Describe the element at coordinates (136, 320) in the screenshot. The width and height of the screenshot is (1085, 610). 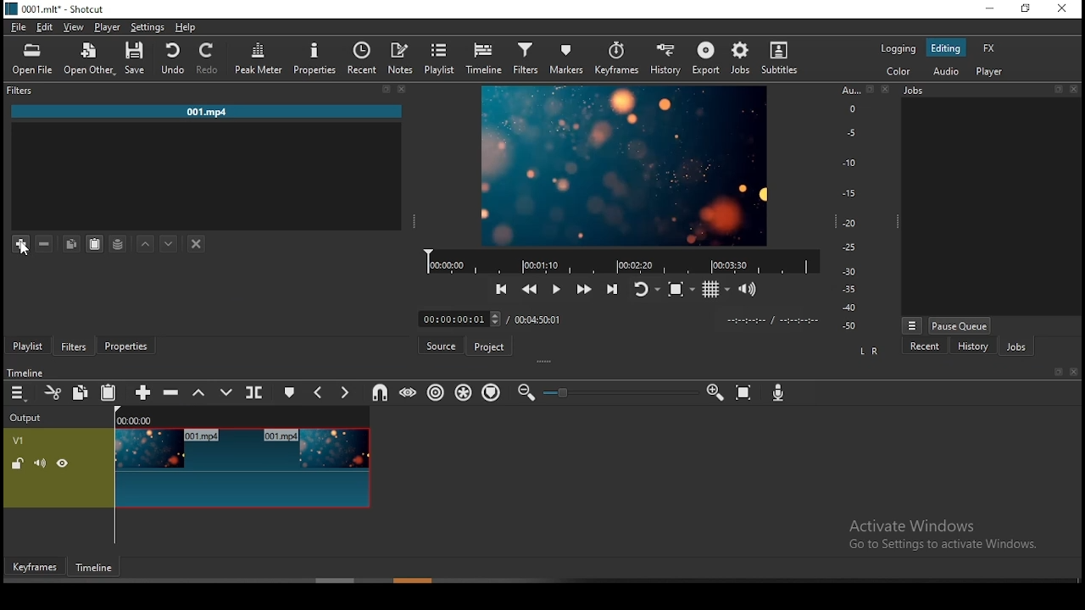
I see `update` at that location.